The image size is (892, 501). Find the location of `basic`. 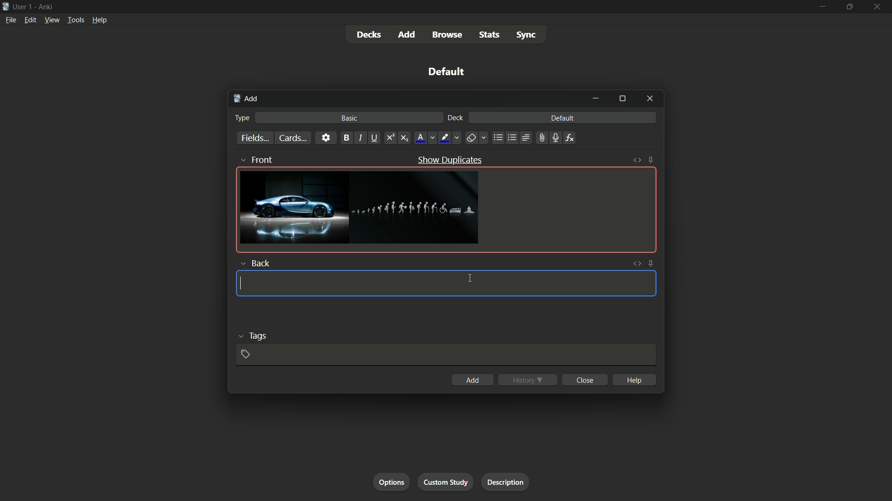

basic is located at coordinates (350, 119).